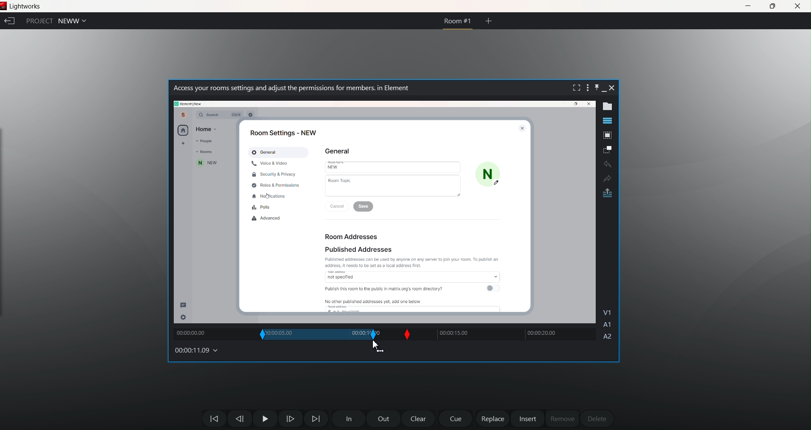  I want to click on  new, so click(208, 163).